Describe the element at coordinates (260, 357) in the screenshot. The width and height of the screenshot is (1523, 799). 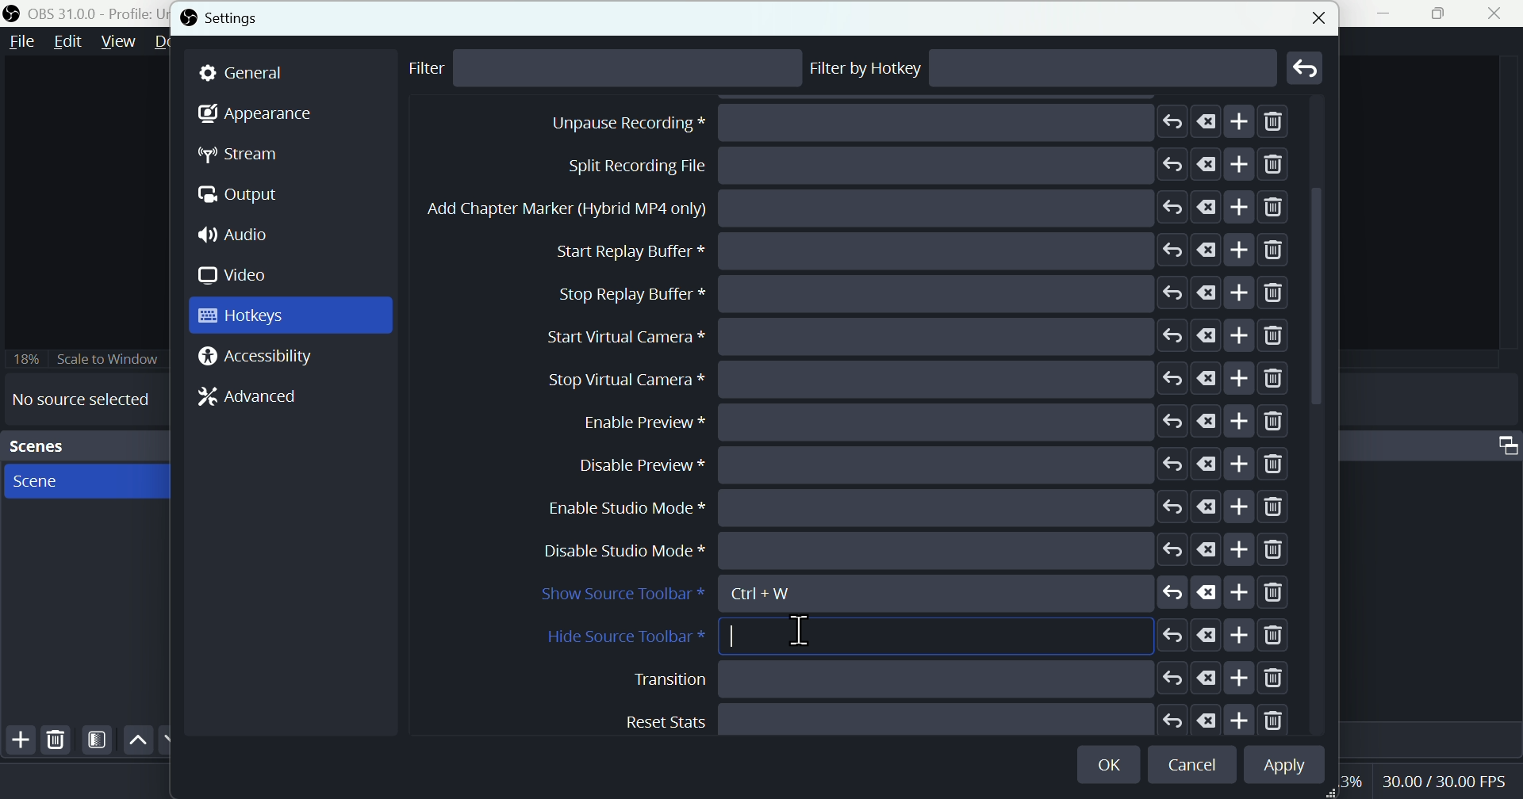
I see `Accessibility` at that location.